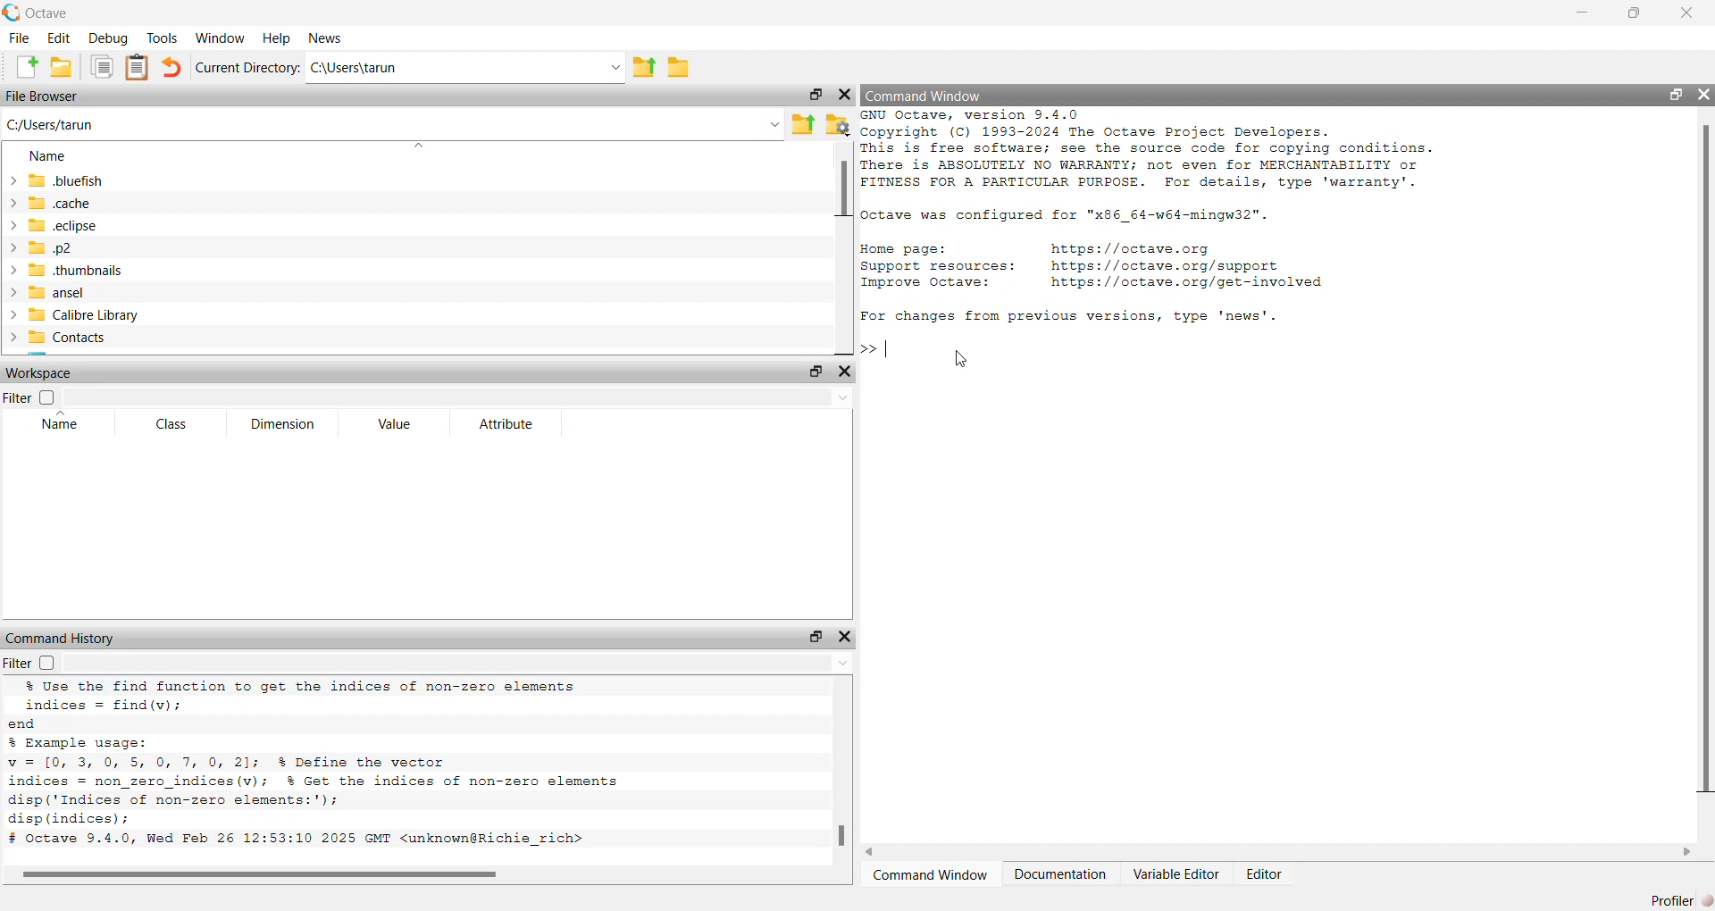 The image size is (1715, 911). I want to click on Help, so click(276, 39).